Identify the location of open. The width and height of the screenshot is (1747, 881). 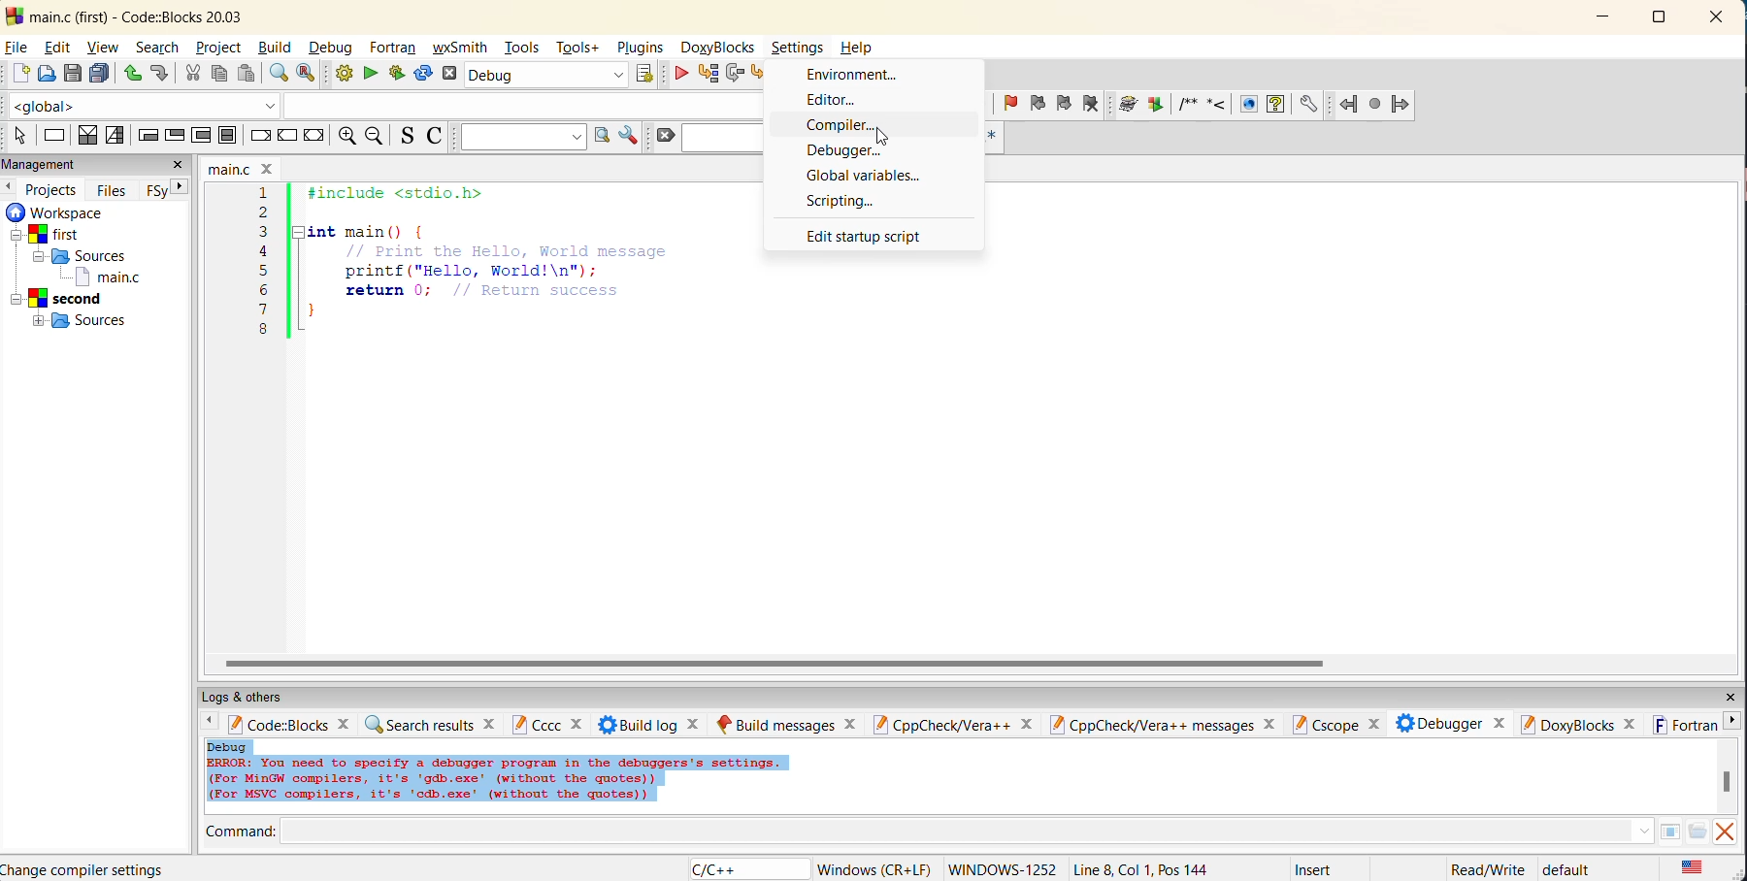
(47, 75).